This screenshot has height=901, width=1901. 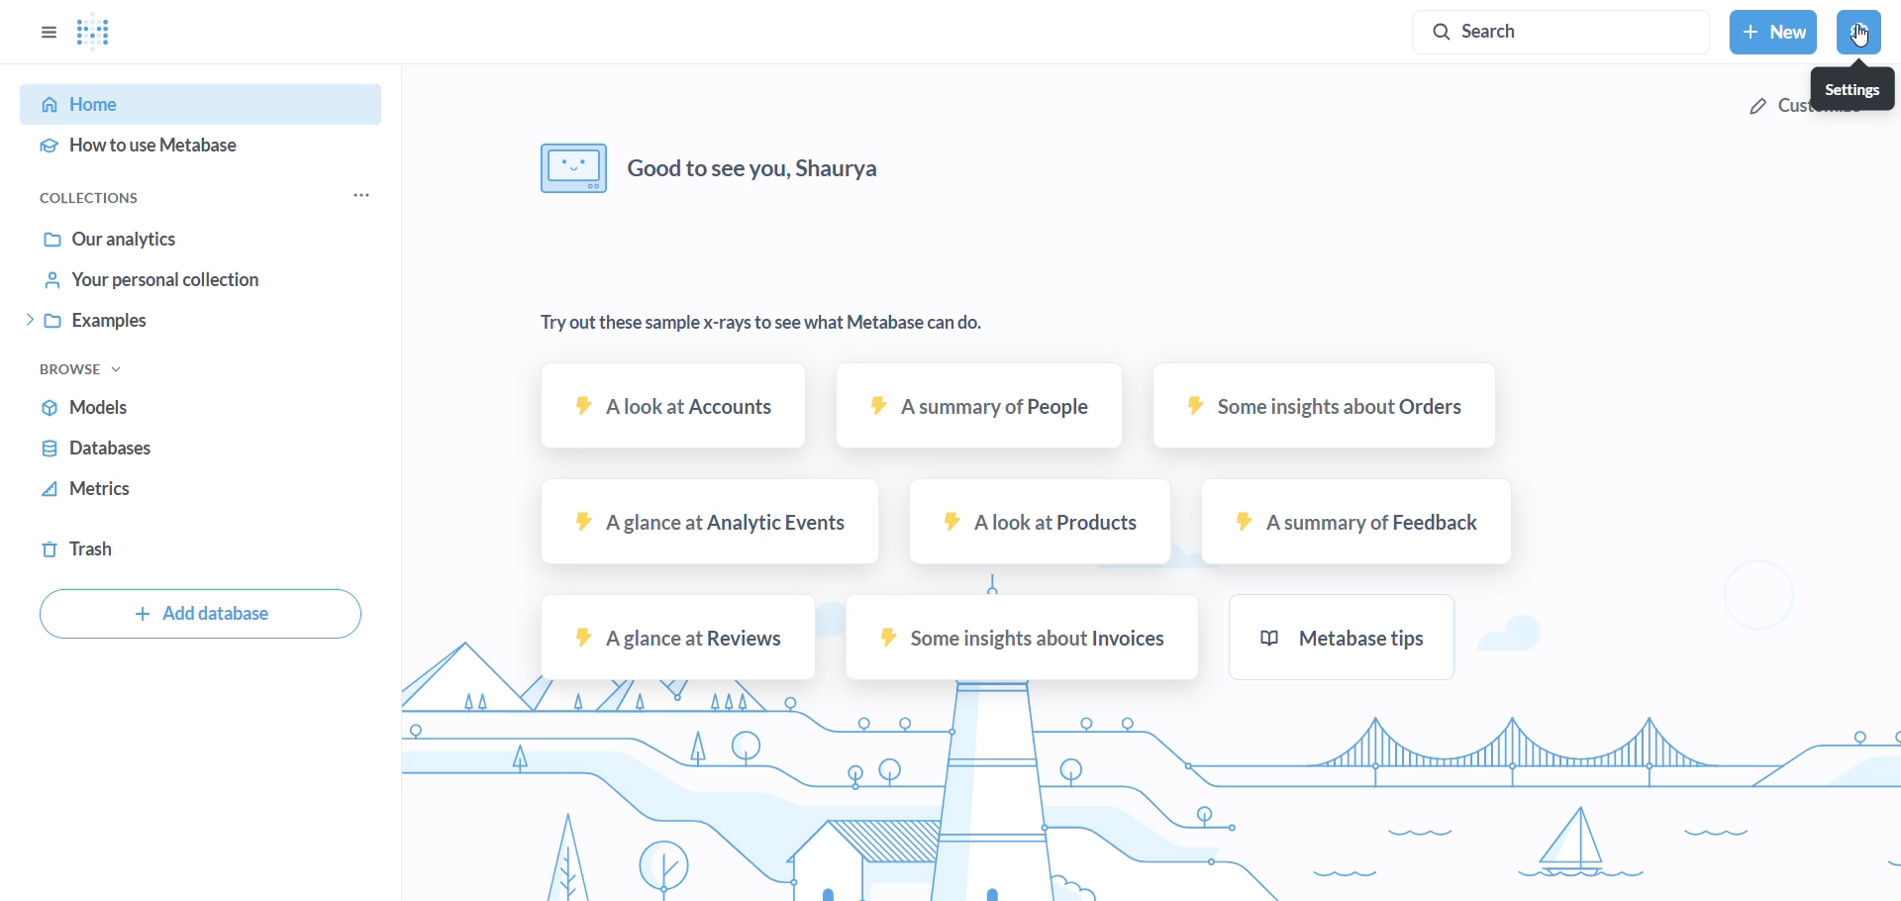 What do you see at coordinates (171, 321) in the screenshot?
I see `examples` at bounding box center [171, 321].